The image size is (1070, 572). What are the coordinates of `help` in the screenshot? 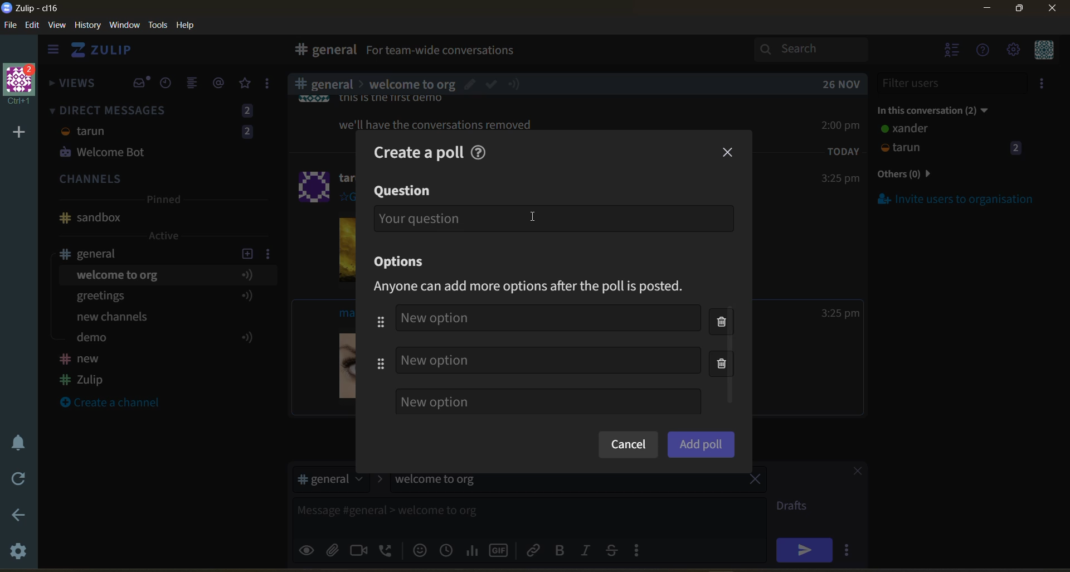 It's located at (648, 52).